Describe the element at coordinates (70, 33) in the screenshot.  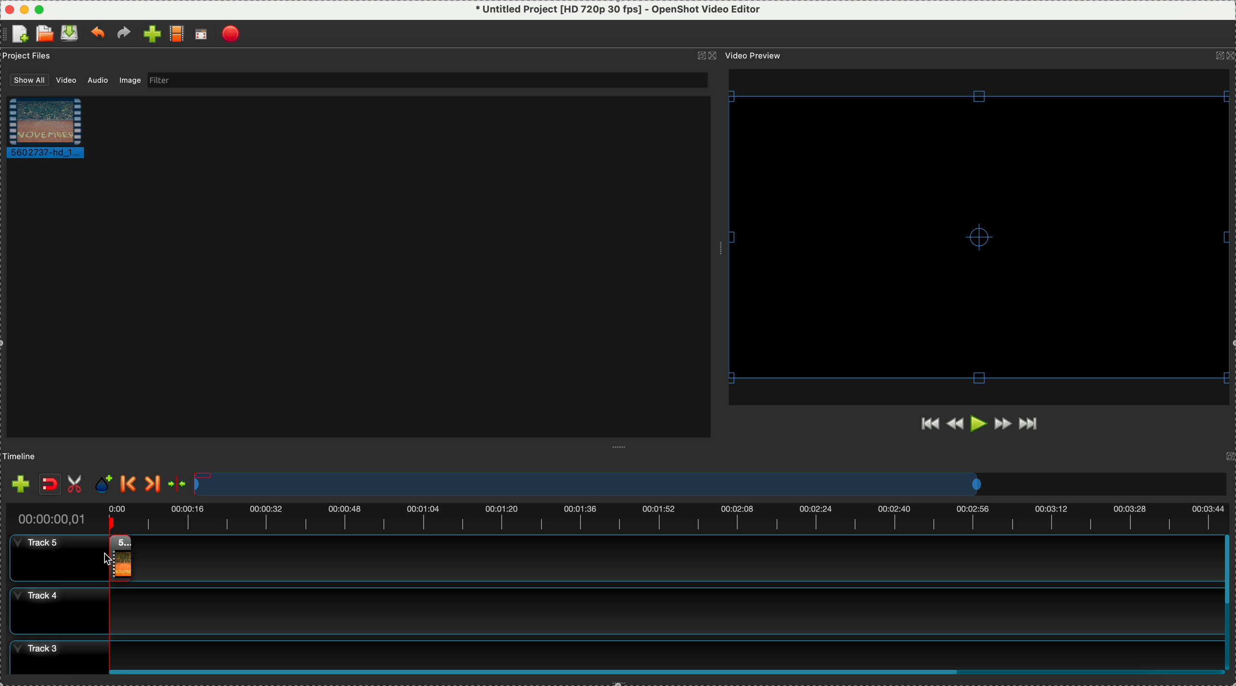
I see `save file` at that location.